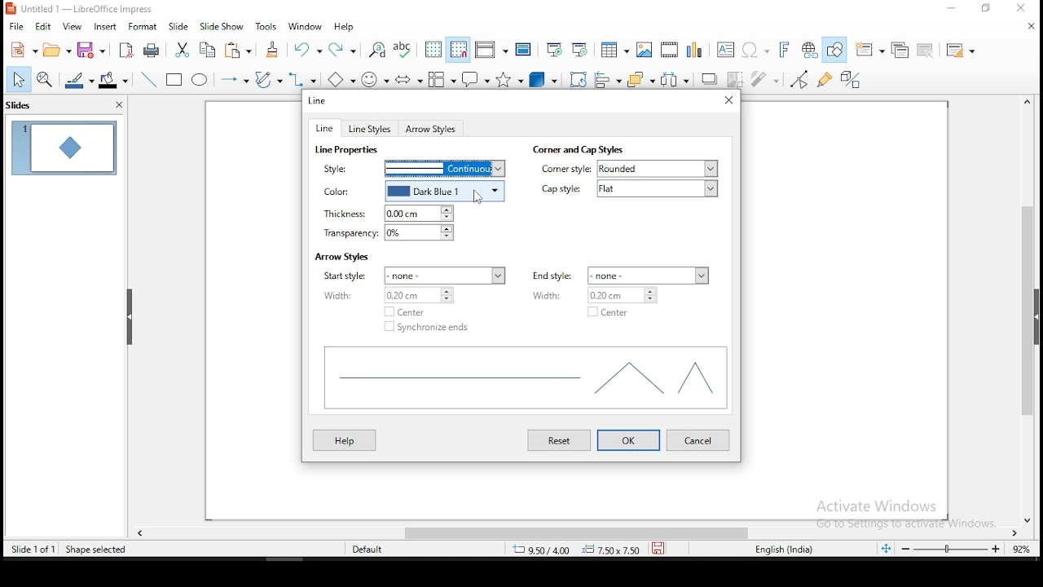 The width and height of the screenshot is (1043, 587). What do you see at coordinates (698, 48) in the screenshot?
I see `charts` at bounding box center [698, 48].